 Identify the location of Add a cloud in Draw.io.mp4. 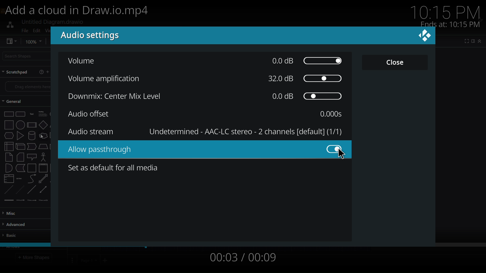
(80, 11).